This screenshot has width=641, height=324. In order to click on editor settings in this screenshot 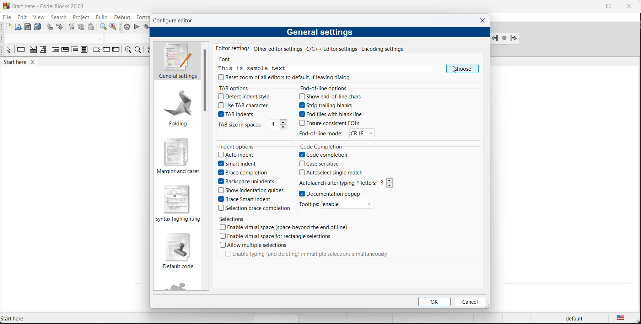, I will do `click(233, 48)`.